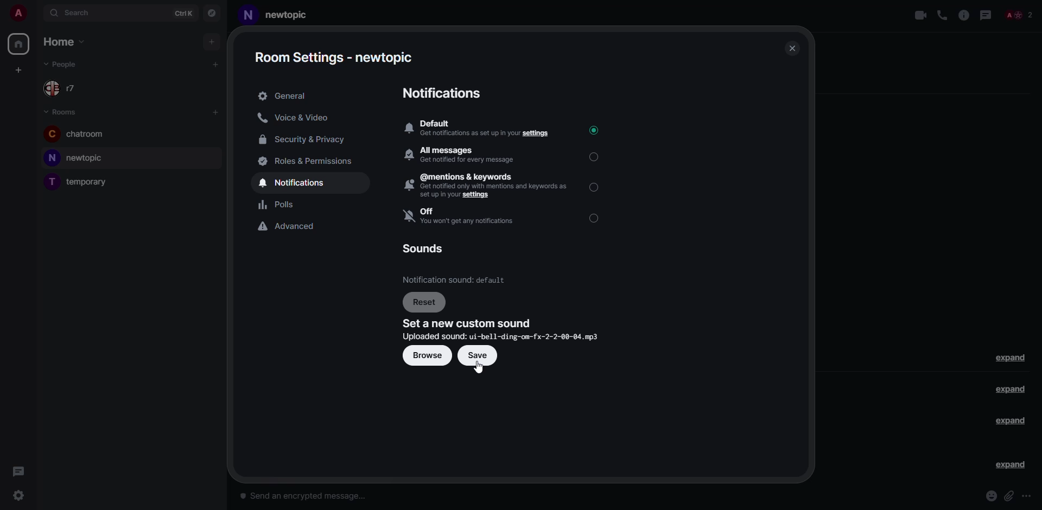  What do you see at coordinates (442, 94) in the screenshot?
I see `notifications` at bounding box center [442, 94].